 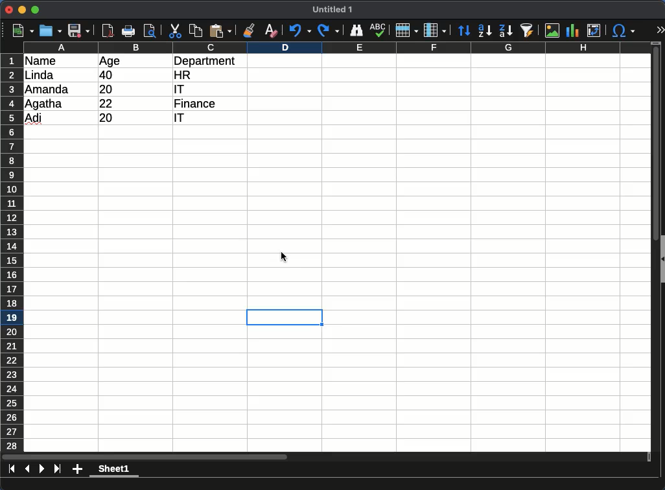 What do you see at coordinates (77, 470) in the screenshot?
I see `add` at bounding box center [77, 470].